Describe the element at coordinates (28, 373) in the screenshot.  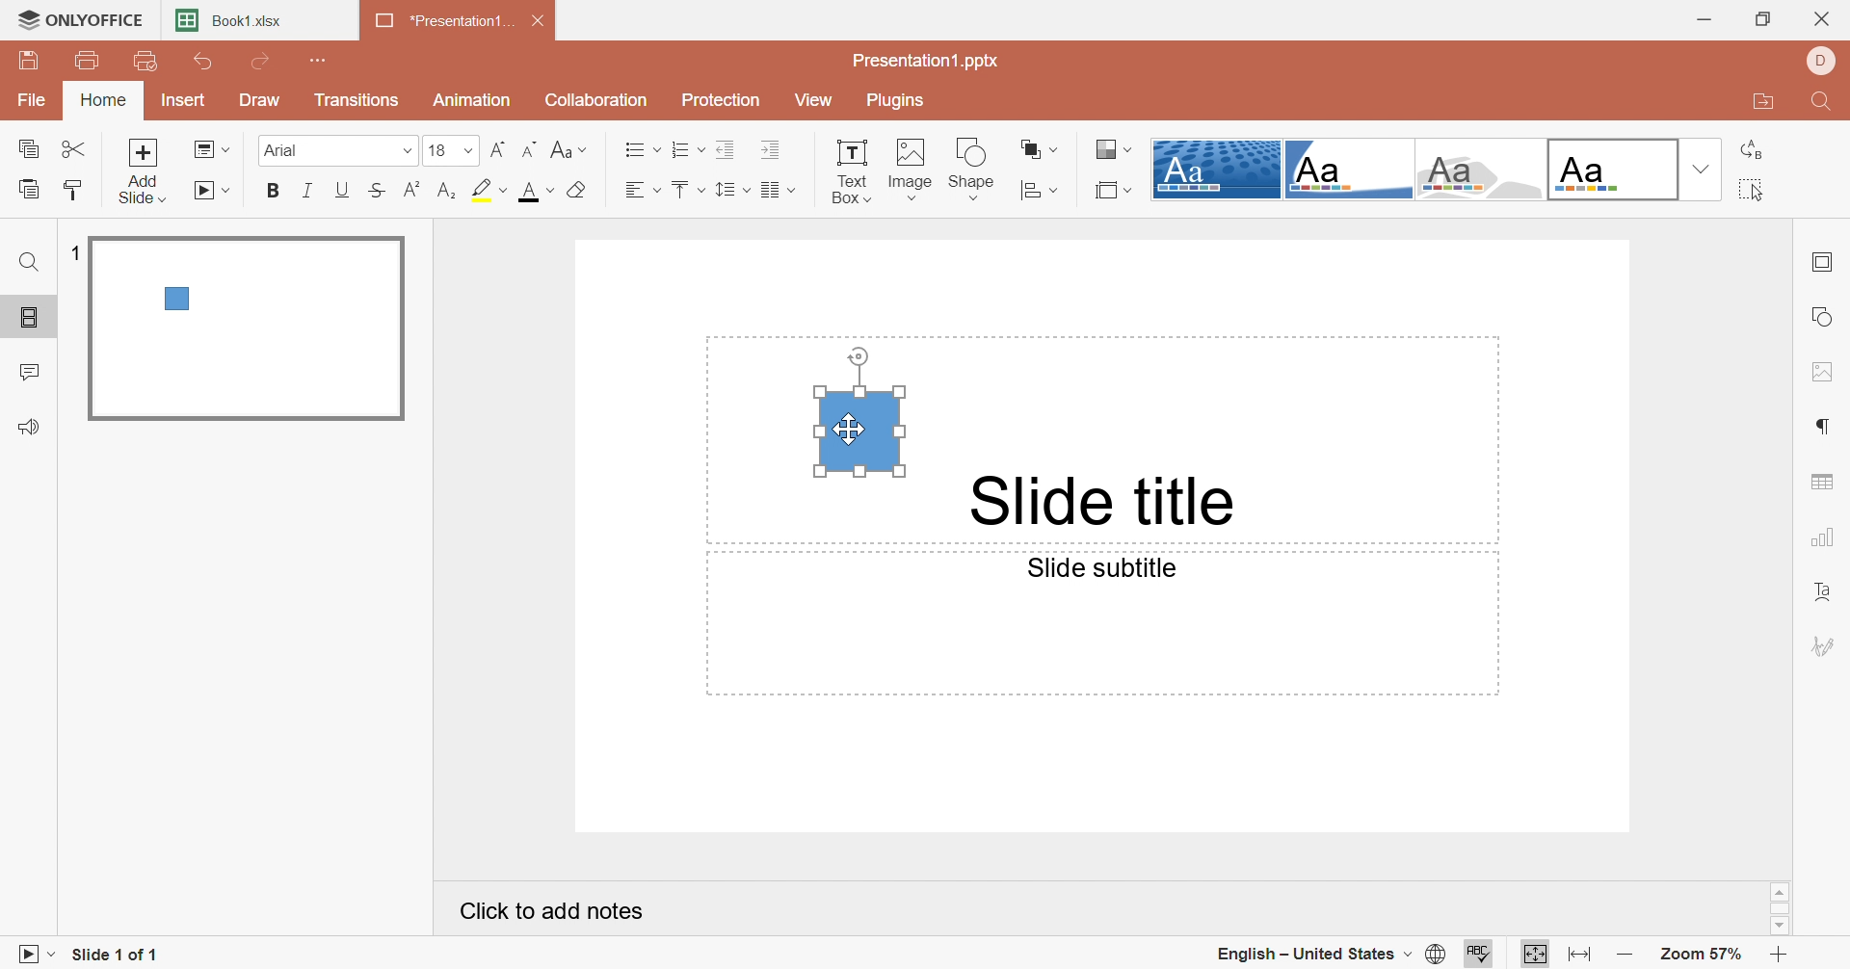
I see `Comments` at that location.